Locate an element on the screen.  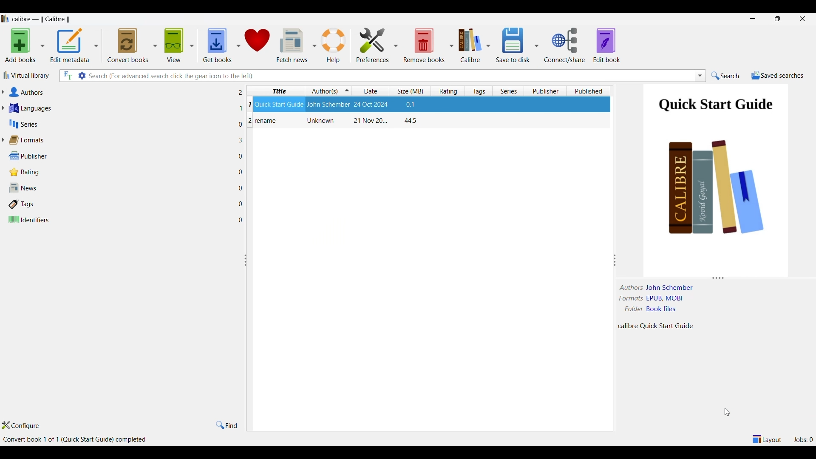
Identifiers is located at coordinates (121, 220).